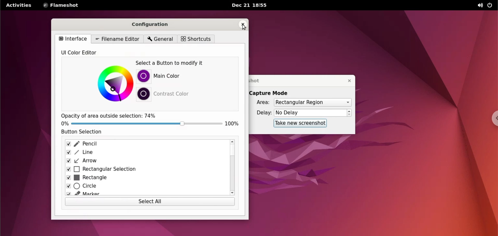  Describe the element at coordinates (65, 6) in the screenshot. I see `FLAMESHOT` at that location.